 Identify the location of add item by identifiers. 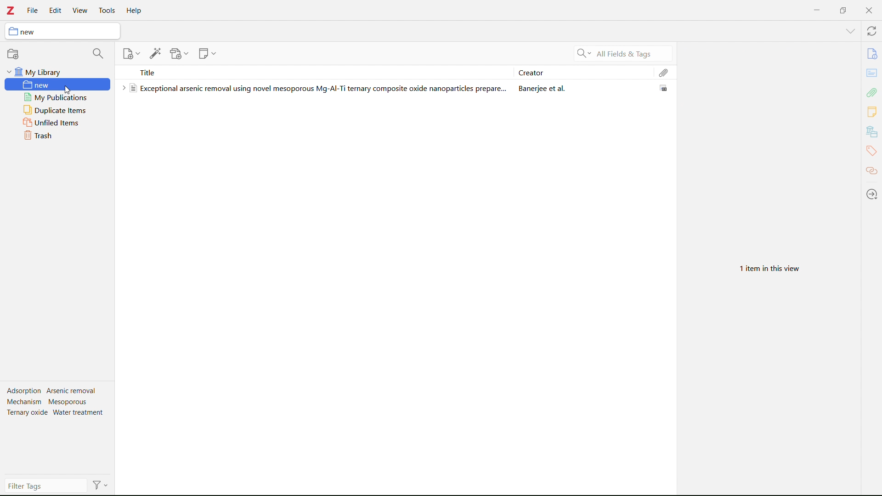
(156, 53).